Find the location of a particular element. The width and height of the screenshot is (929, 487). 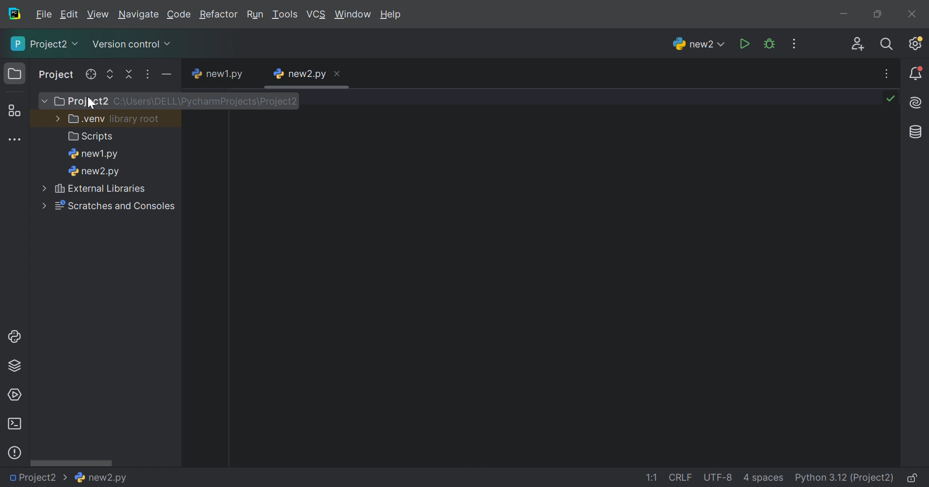

Project is located at coordinates (58, 75).